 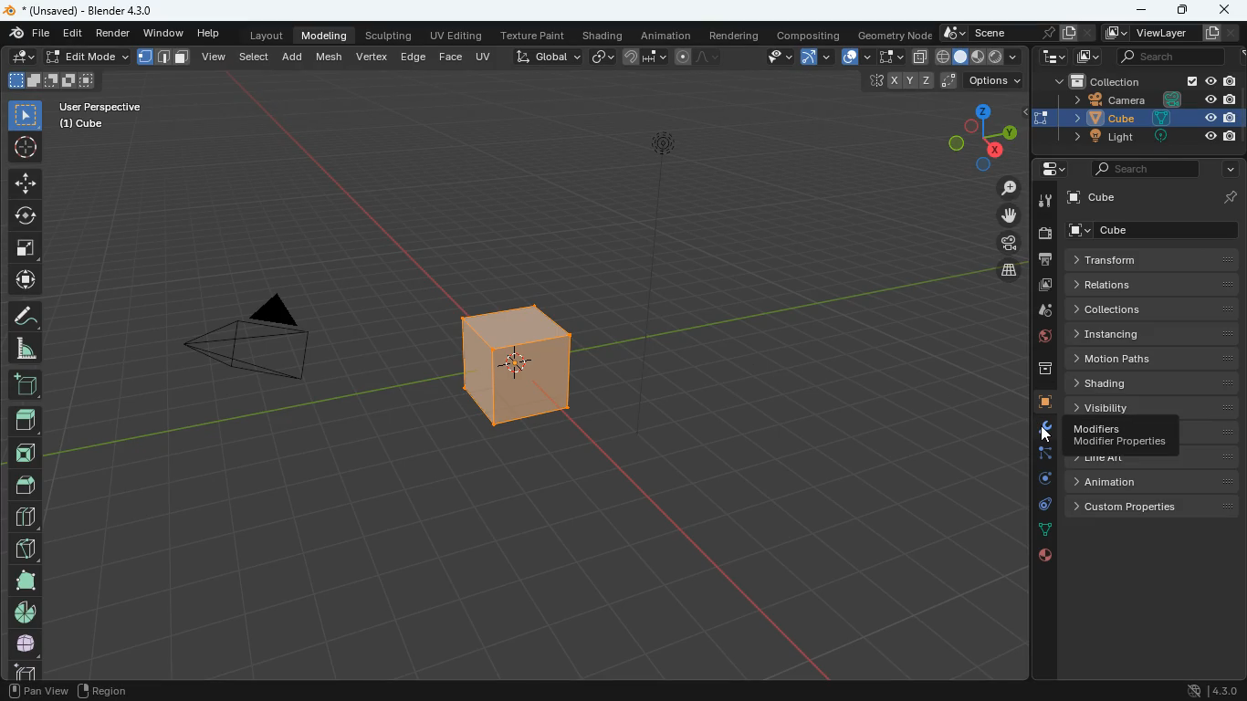 I want to click on camera, so click(x=1138, y=99).